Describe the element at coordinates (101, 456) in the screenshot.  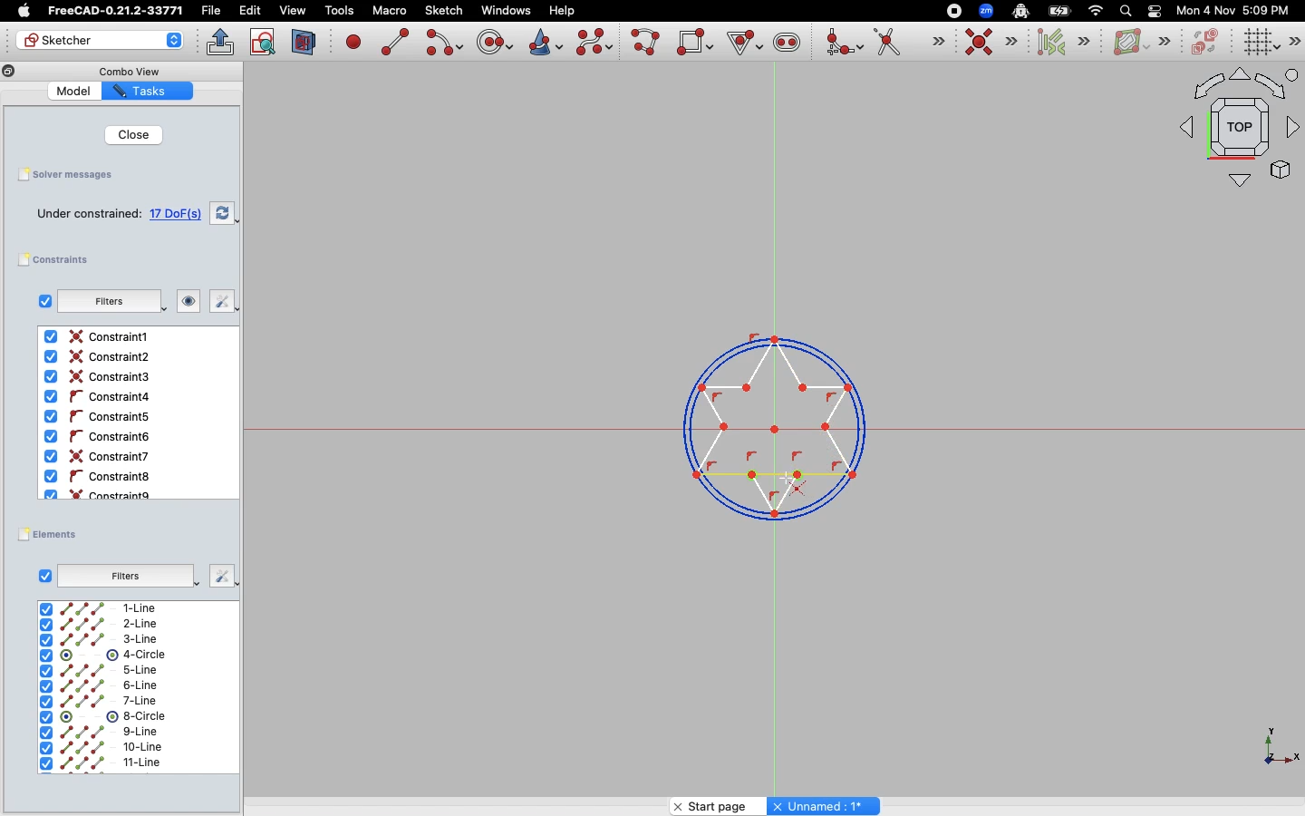
I see `Constraint6` at that location.